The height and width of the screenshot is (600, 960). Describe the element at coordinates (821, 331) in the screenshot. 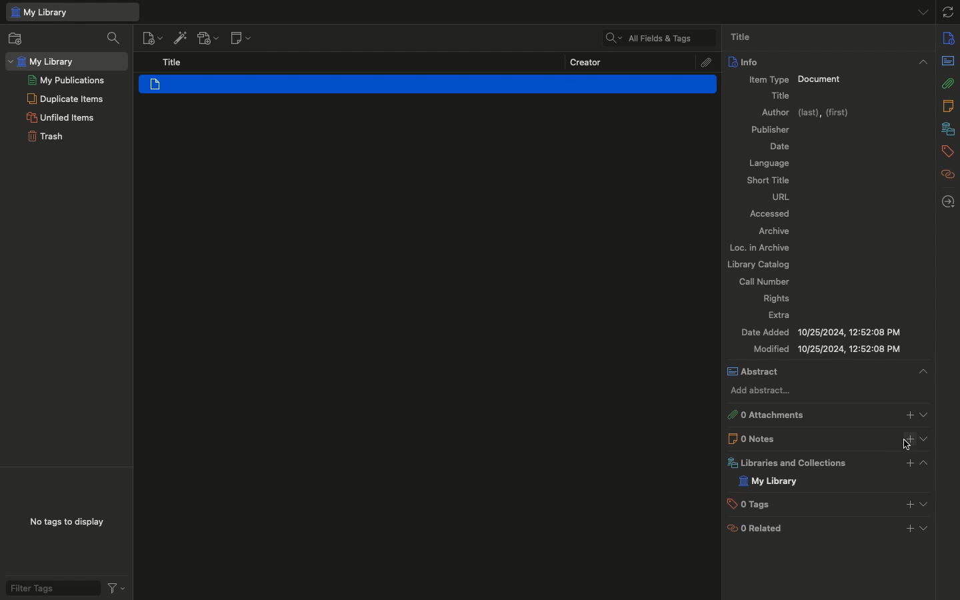

I see `Date modified` at that location.